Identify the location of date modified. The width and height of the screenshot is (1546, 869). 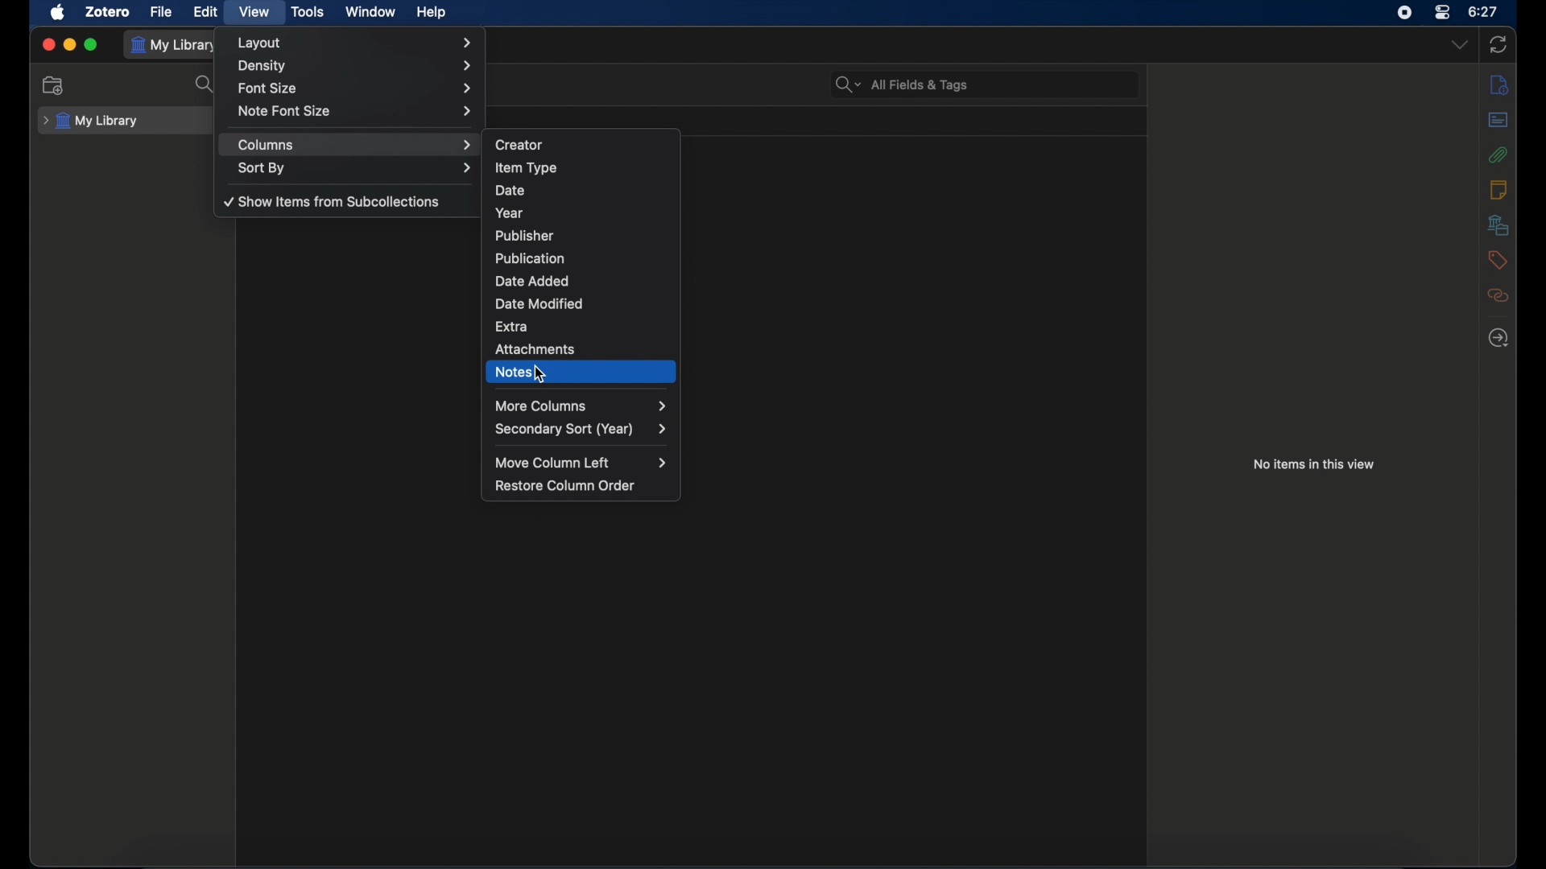
(539, 303).